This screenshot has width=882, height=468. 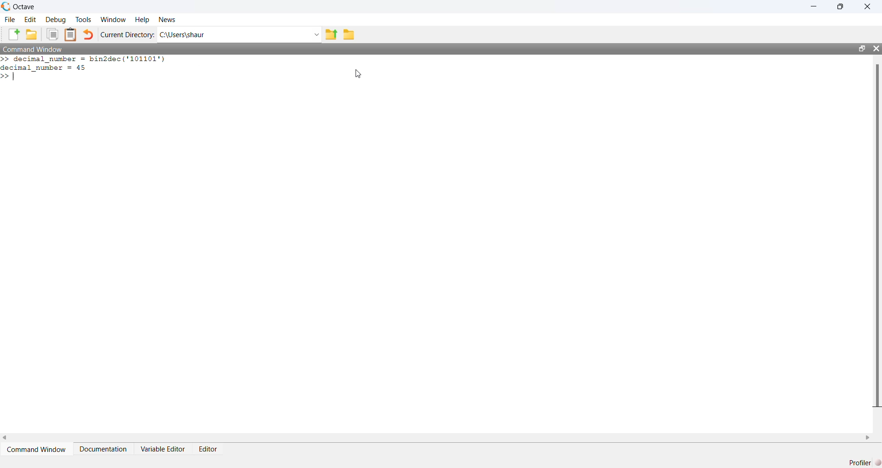 I want to click on tools, so click(x=85, y=20).